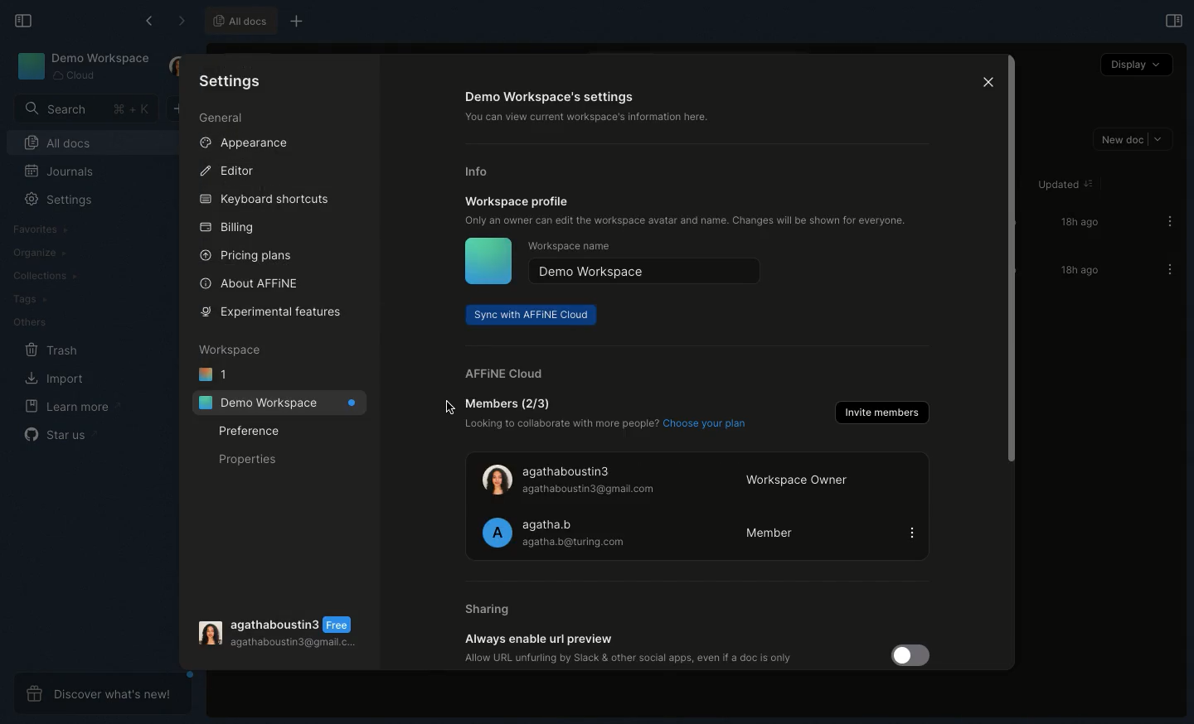 The width and height of the screenshot is (1194, 724). I want to click on Import, so click(56, 379).